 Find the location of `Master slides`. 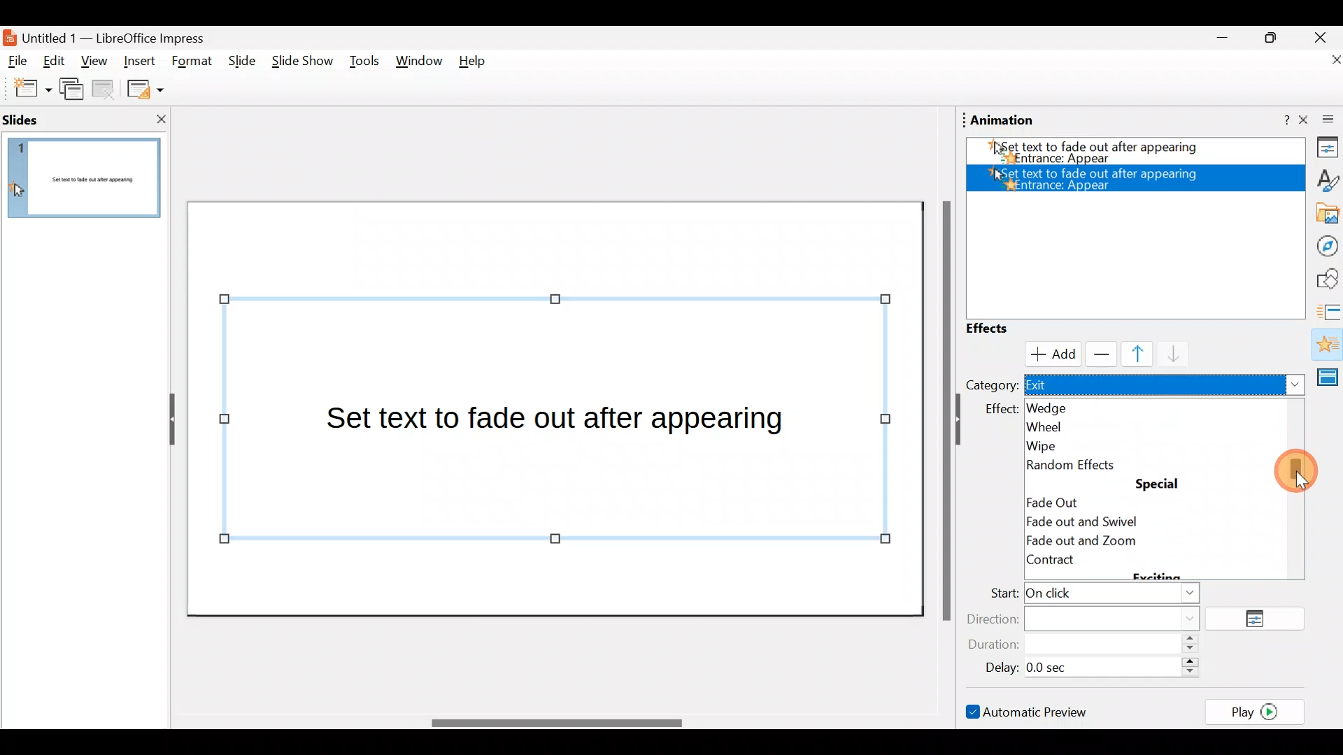

Master slides is located at coordinates (1330, 376).